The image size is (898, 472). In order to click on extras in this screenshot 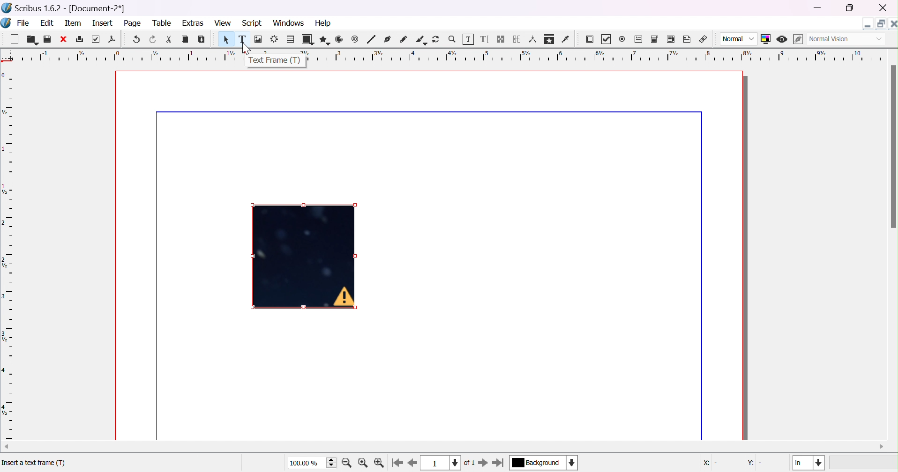, I will do `click(193, 23)`.